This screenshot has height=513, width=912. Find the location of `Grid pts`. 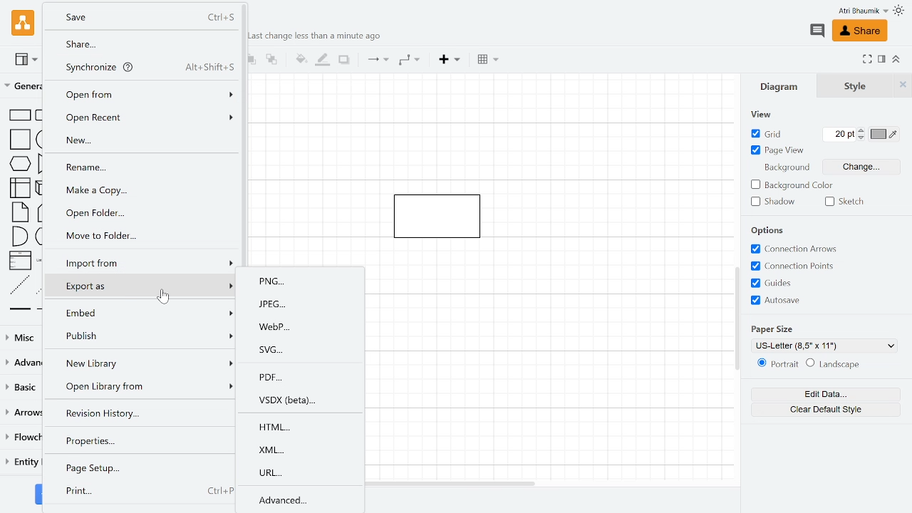

Grid pts is located at coordinates (840, 135).